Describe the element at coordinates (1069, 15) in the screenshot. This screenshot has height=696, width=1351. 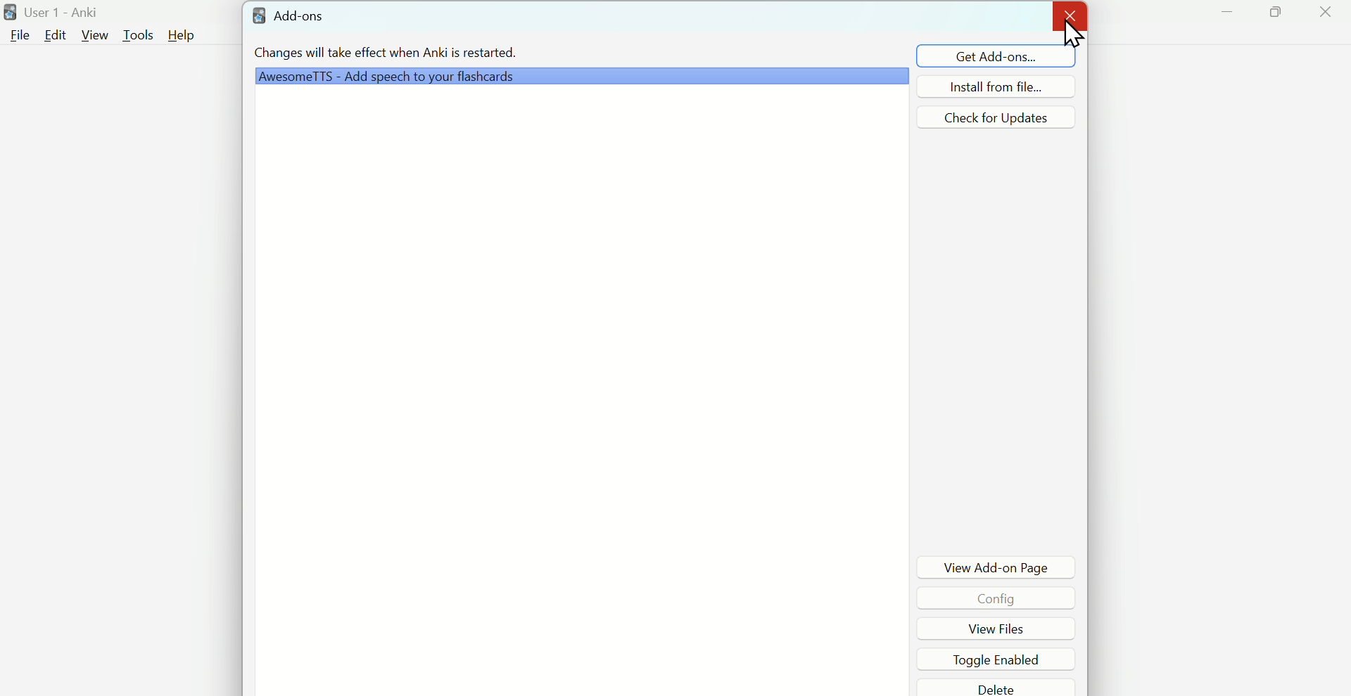
I see `Close` at that location.